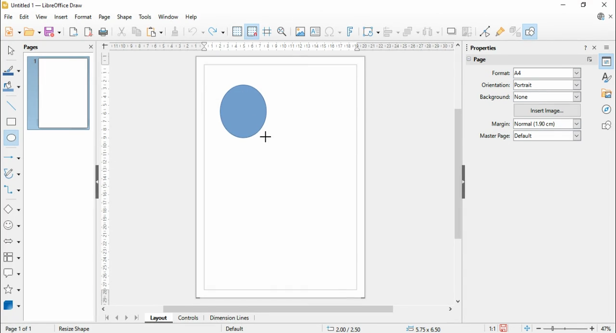 The image size is (616, 333). I want to click on insert line, so click(13, 106).